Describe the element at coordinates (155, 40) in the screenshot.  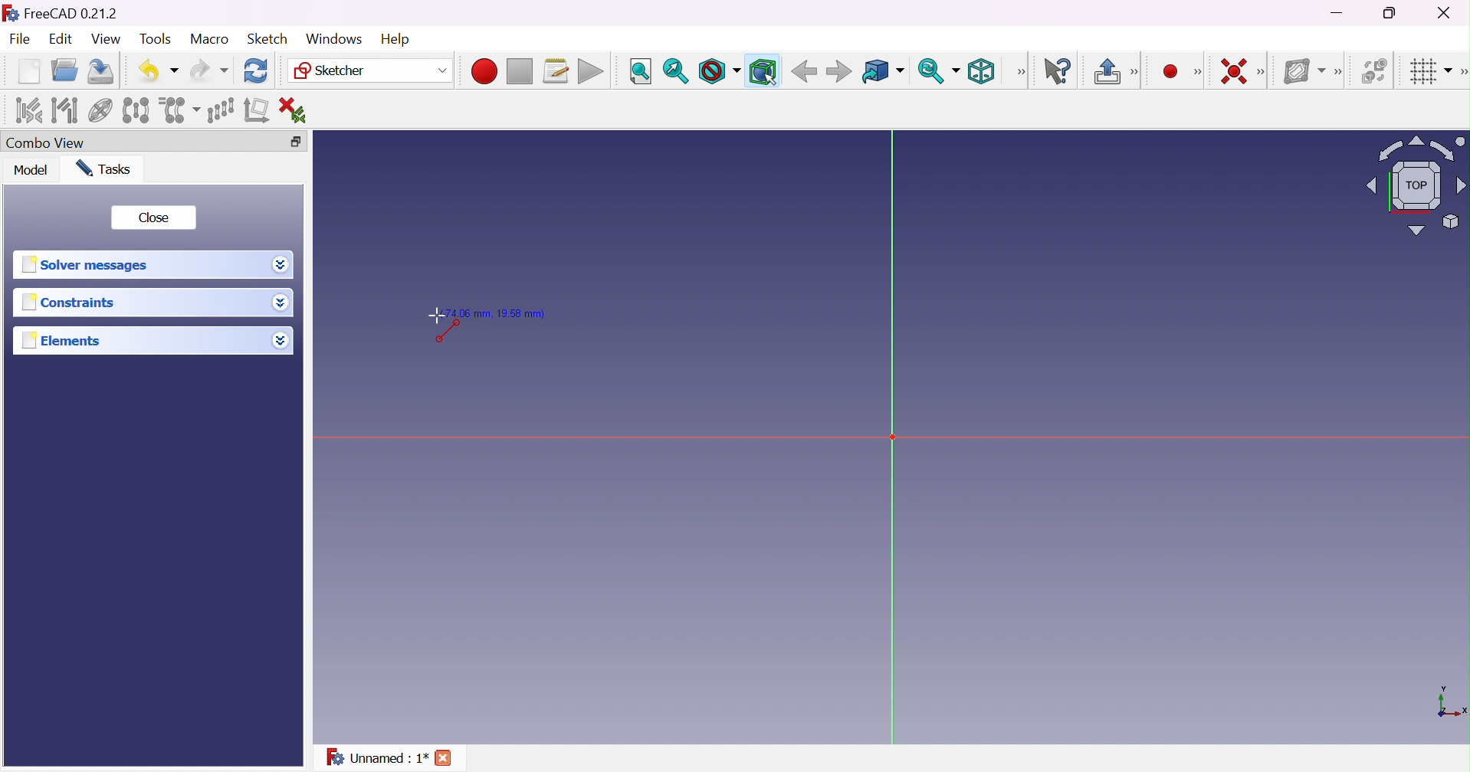
I see `Tools` at that location.